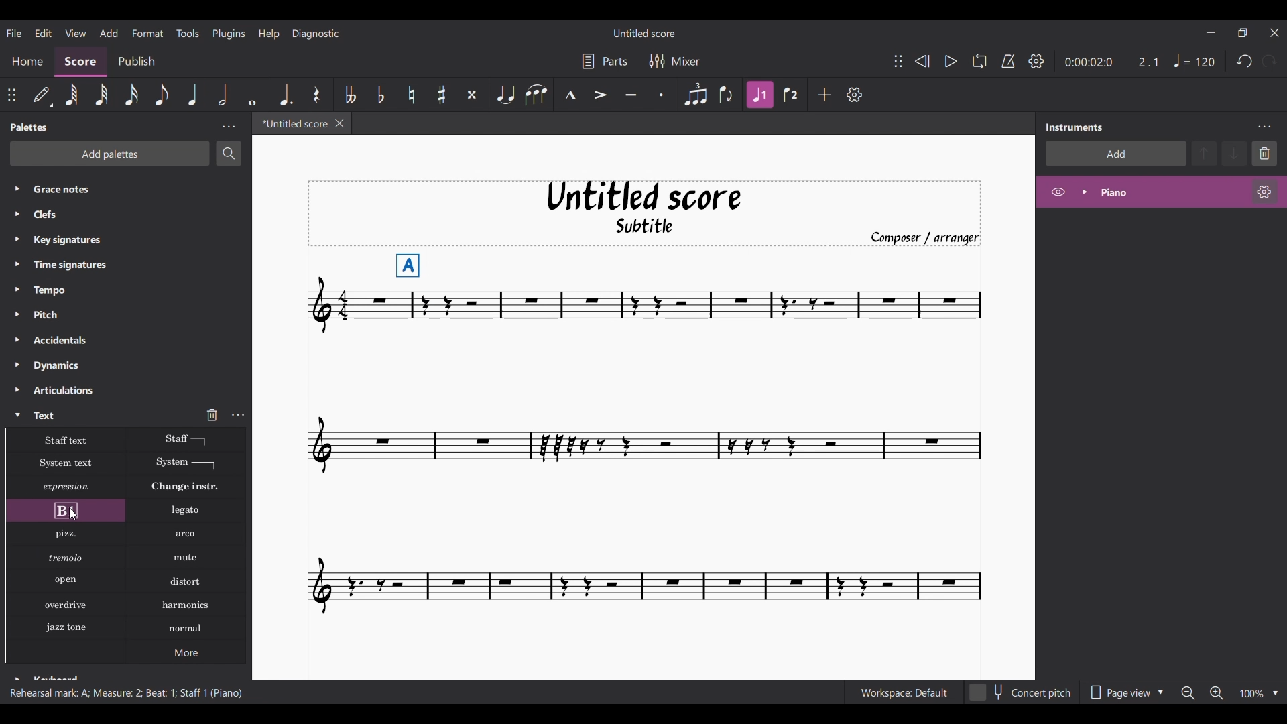  What do you see at coordinates (1021, 692) in the screenshot?
I see `Concert pitch toggle` at bounding box center [1021, 692].